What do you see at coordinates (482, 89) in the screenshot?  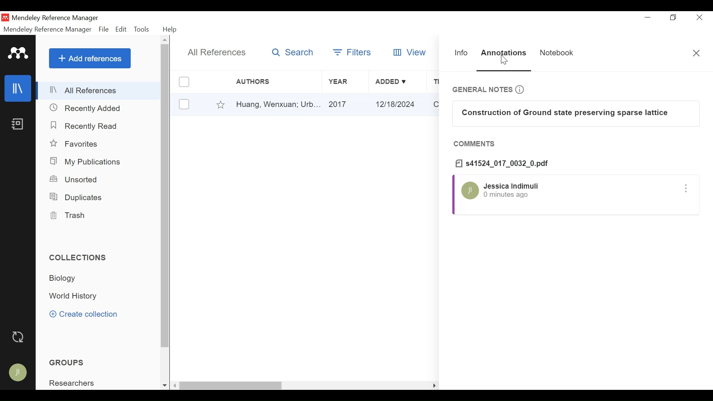 I see `General Notes` at bounding box center [482, 89].